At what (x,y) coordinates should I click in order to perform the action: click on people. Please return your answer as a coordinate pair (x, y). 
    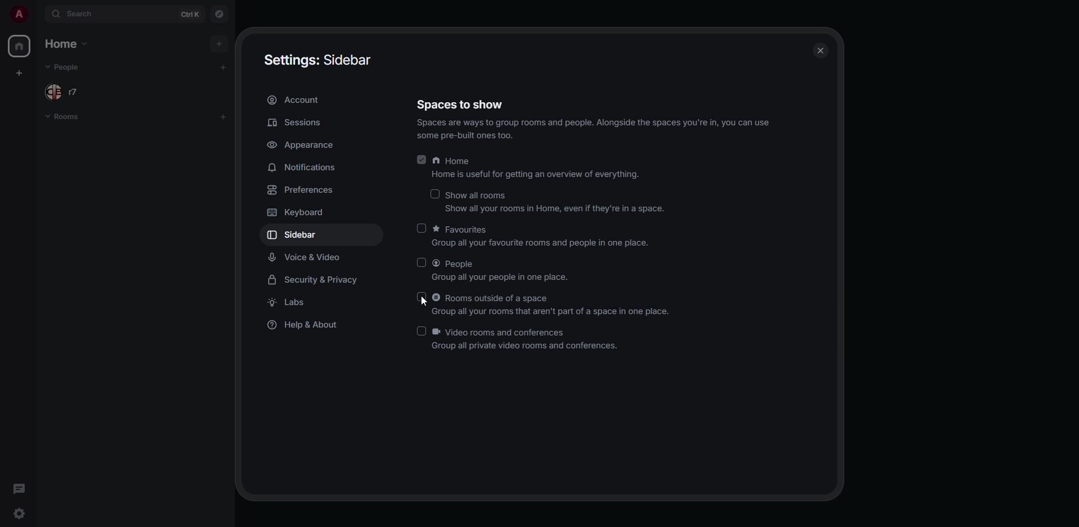
    Looking at the image, I should click on (65, 66).